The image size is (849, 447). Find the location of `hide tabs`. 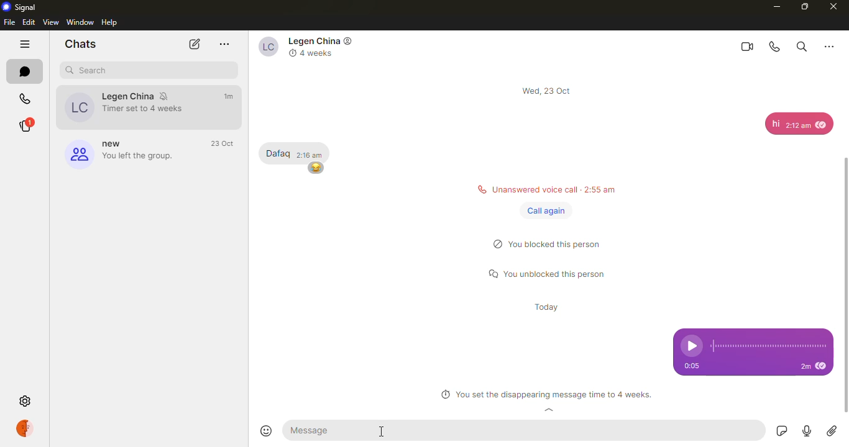

hide tabs is located at coordinates (25, 45).